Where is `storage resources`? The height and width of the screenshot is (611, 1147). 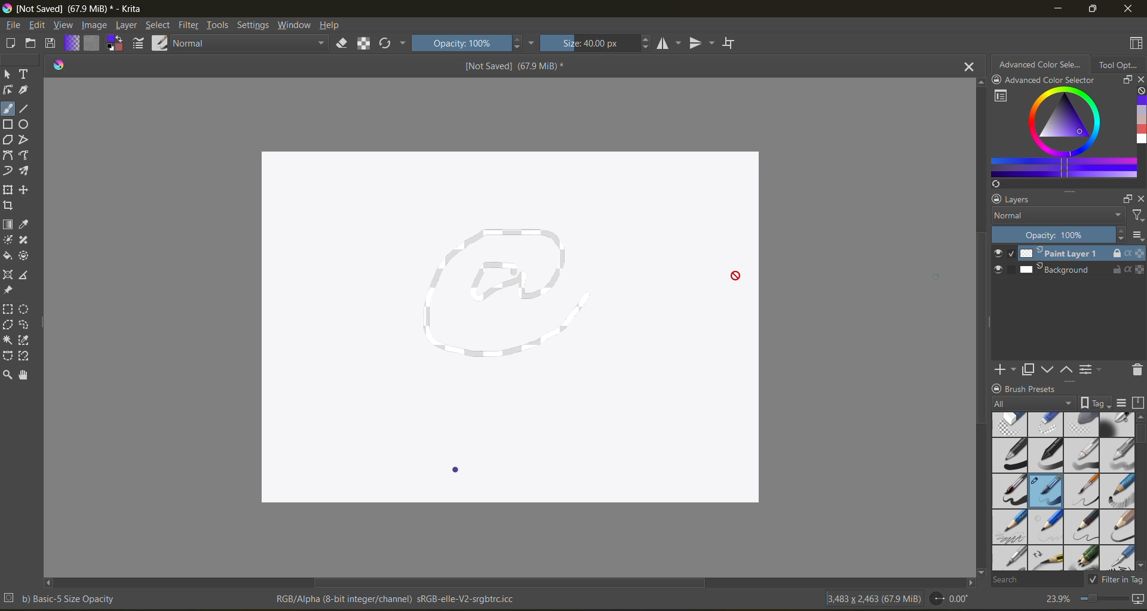
storage resources is located at coordinates (1139, 402).